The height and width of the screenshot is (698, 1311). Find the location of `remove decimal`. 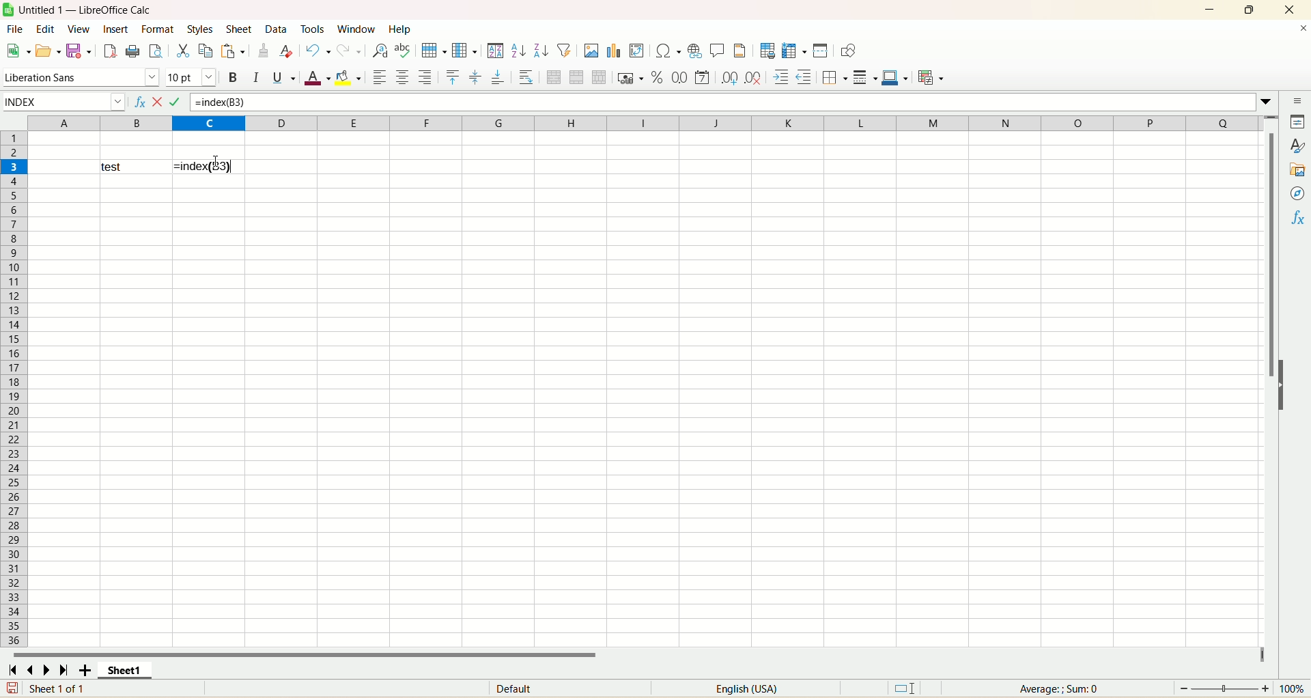

remove decimal is located at coordinates (754, 77).